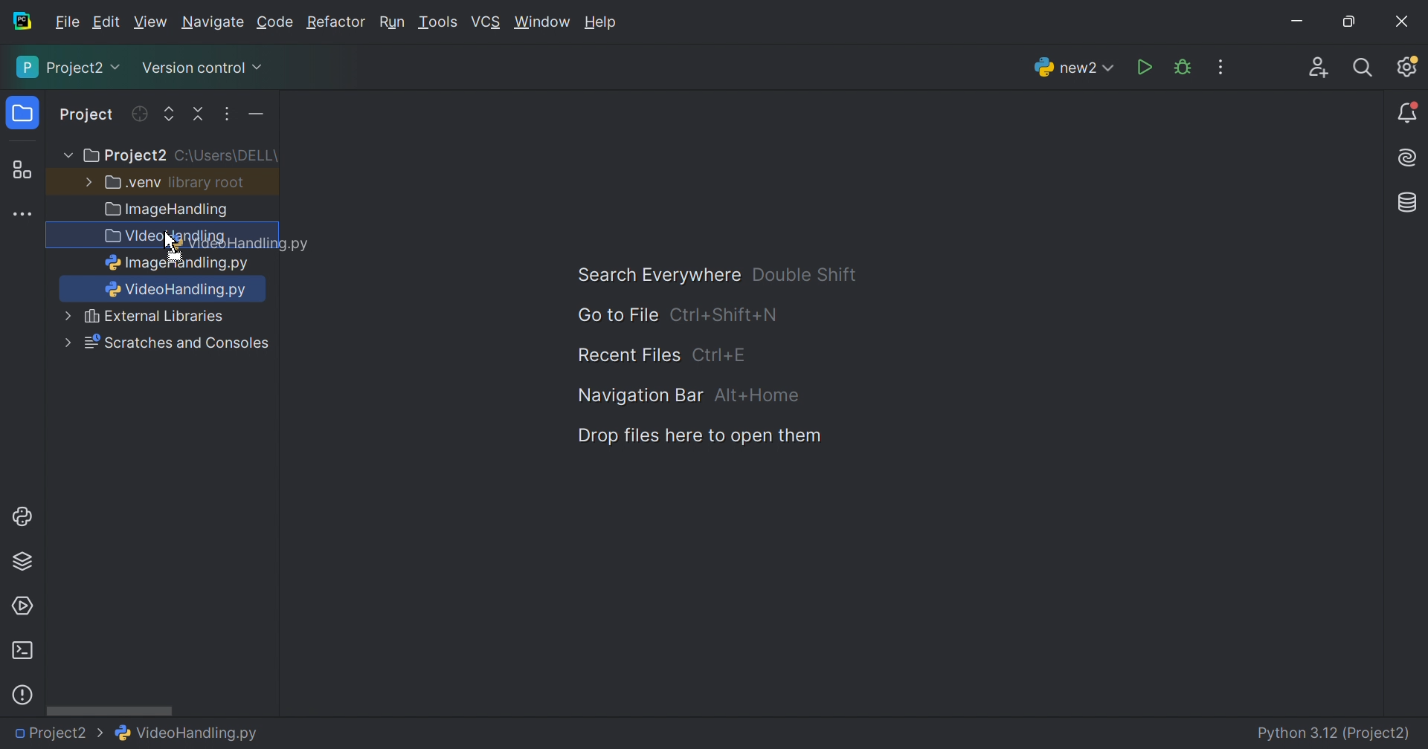 The image size is (1428, 749). I want to click on Go to File, so click(617, 315).